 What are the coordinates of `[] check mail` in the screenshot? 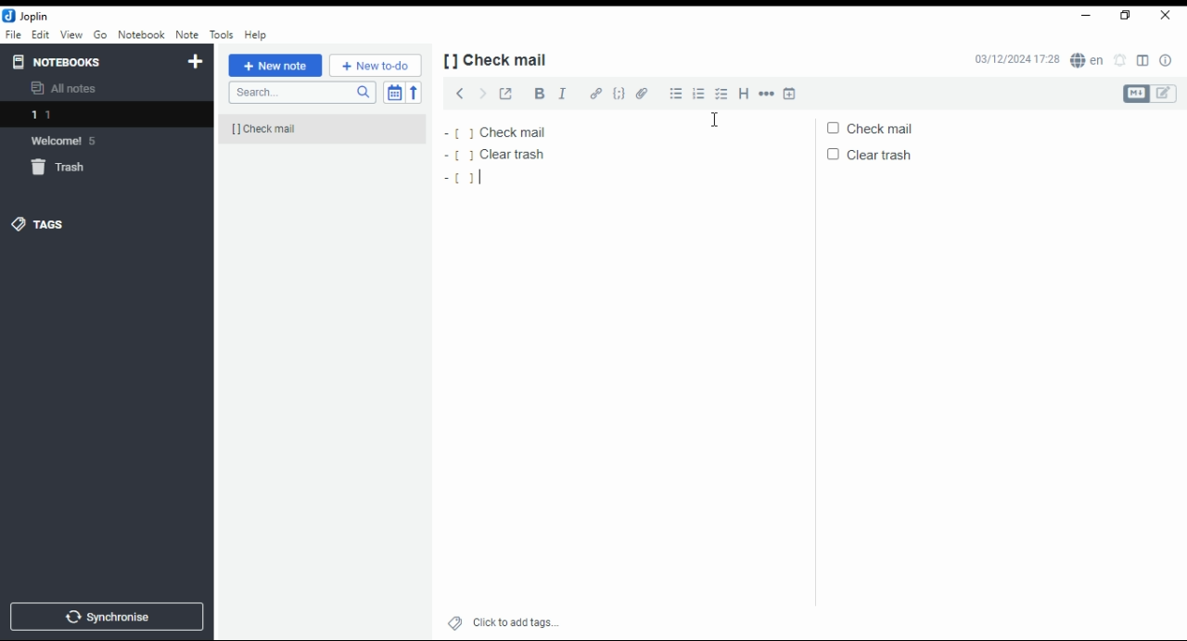 It's located at (502, 59).